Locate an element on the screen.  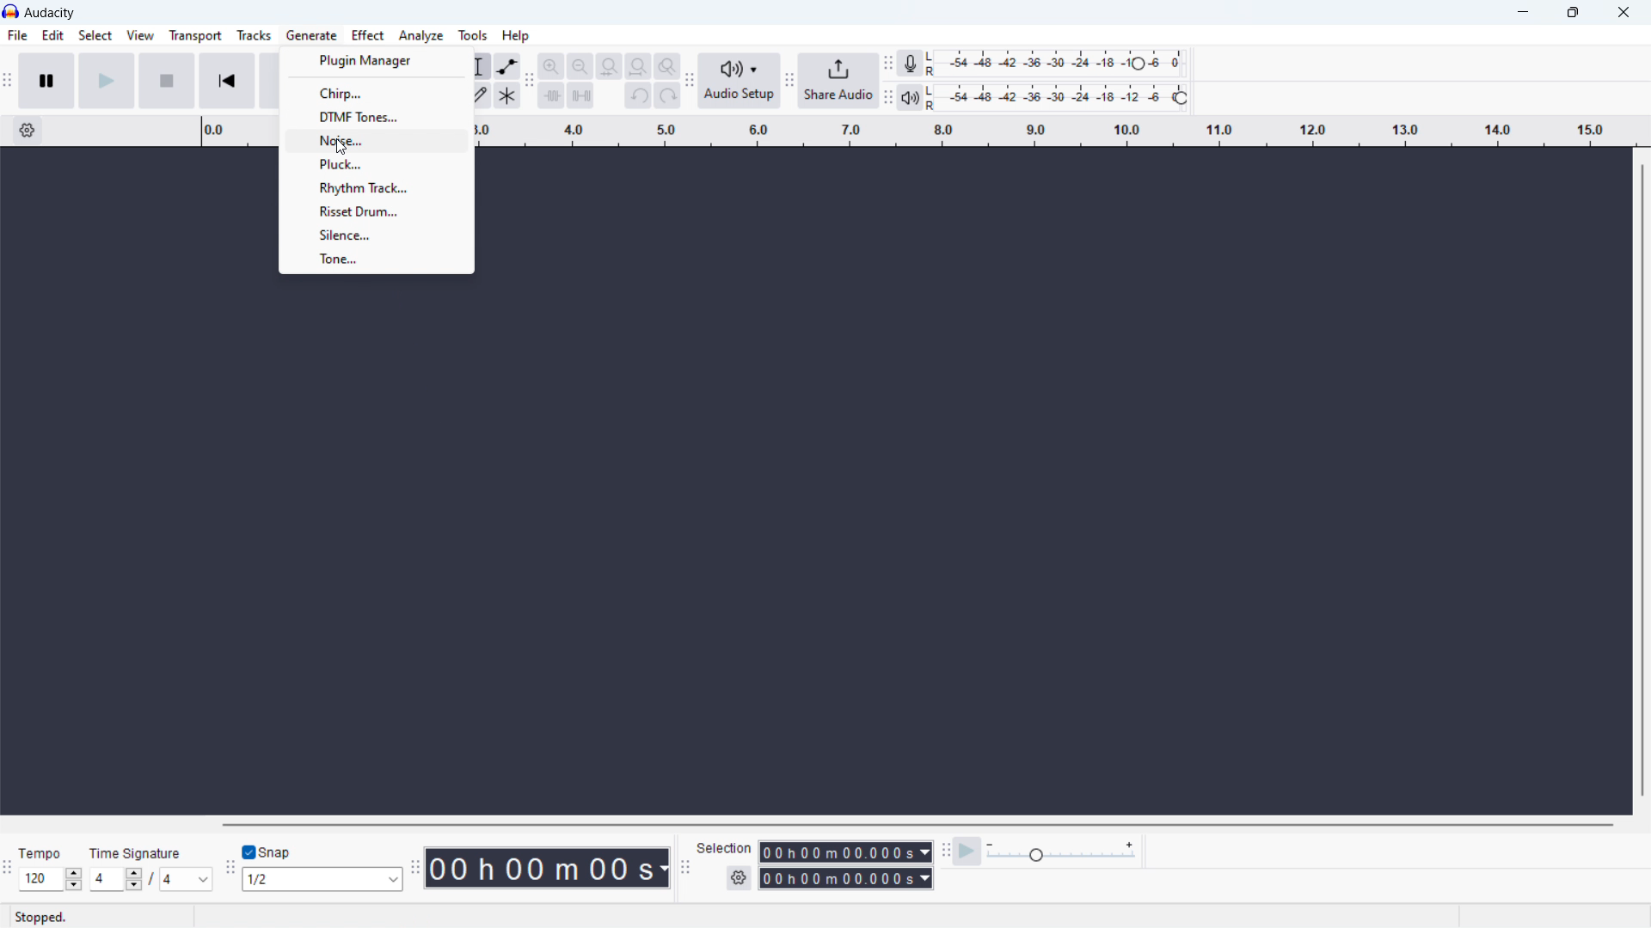
pause is located at coordinates (46, 81).